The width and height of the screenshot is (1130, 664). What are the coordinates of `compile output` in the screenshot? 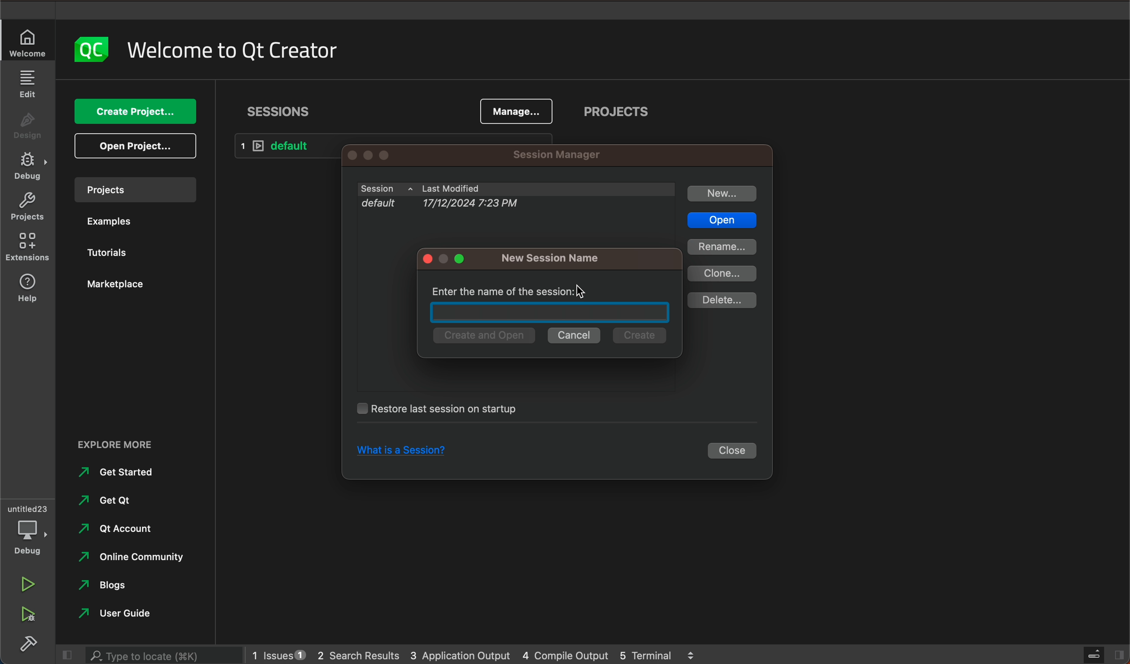 It's located at (565, 654).